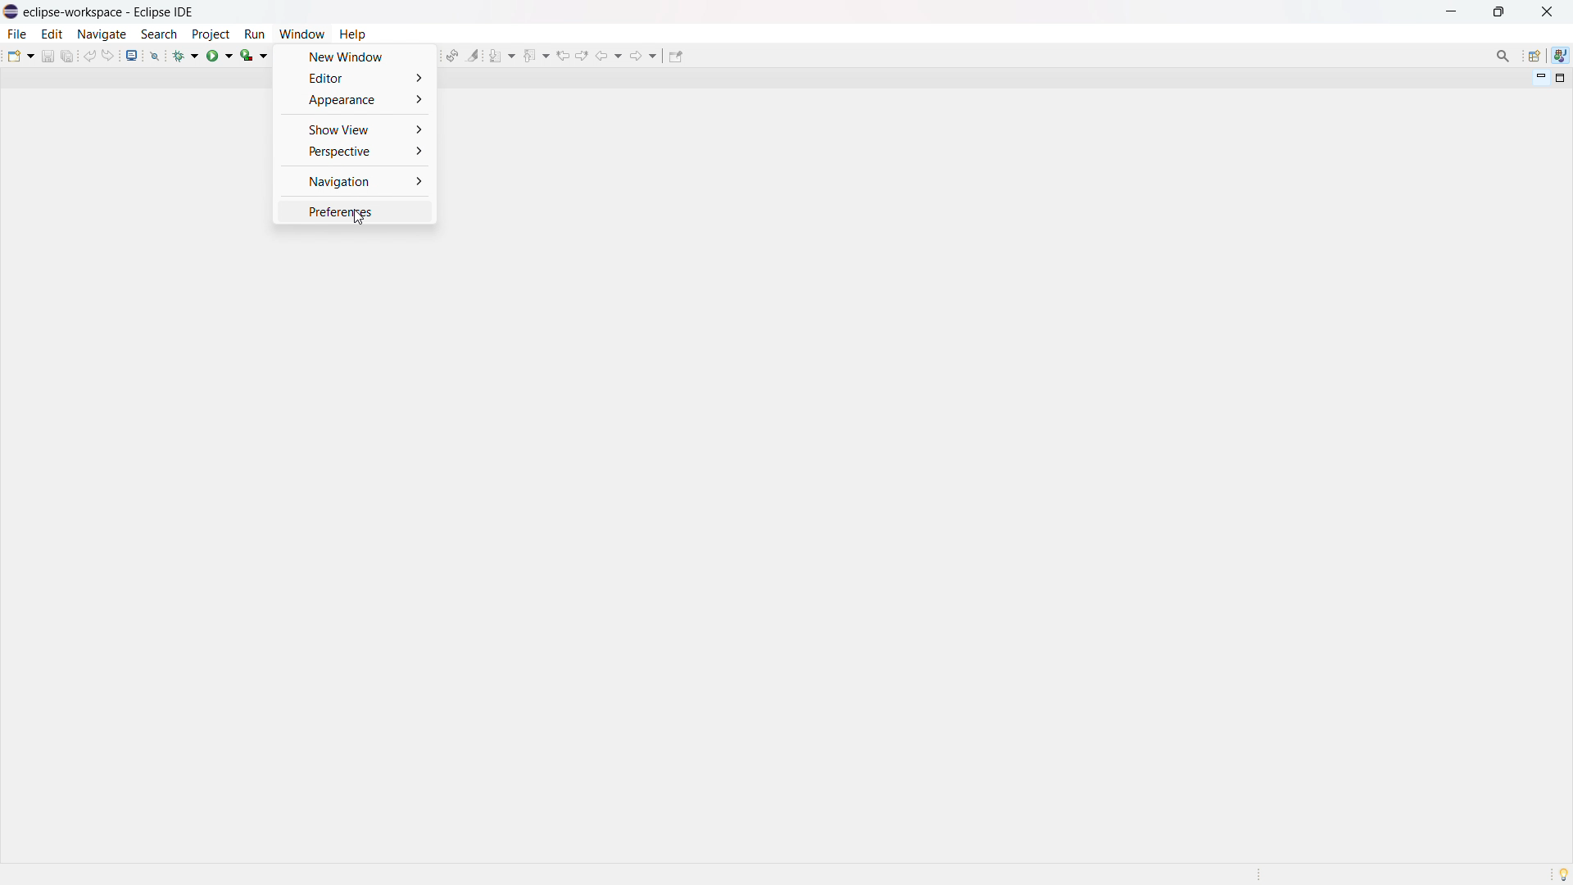 The height and width of the screenshot is (885, 1573). I want to click on next annotation, so click(502, 55).